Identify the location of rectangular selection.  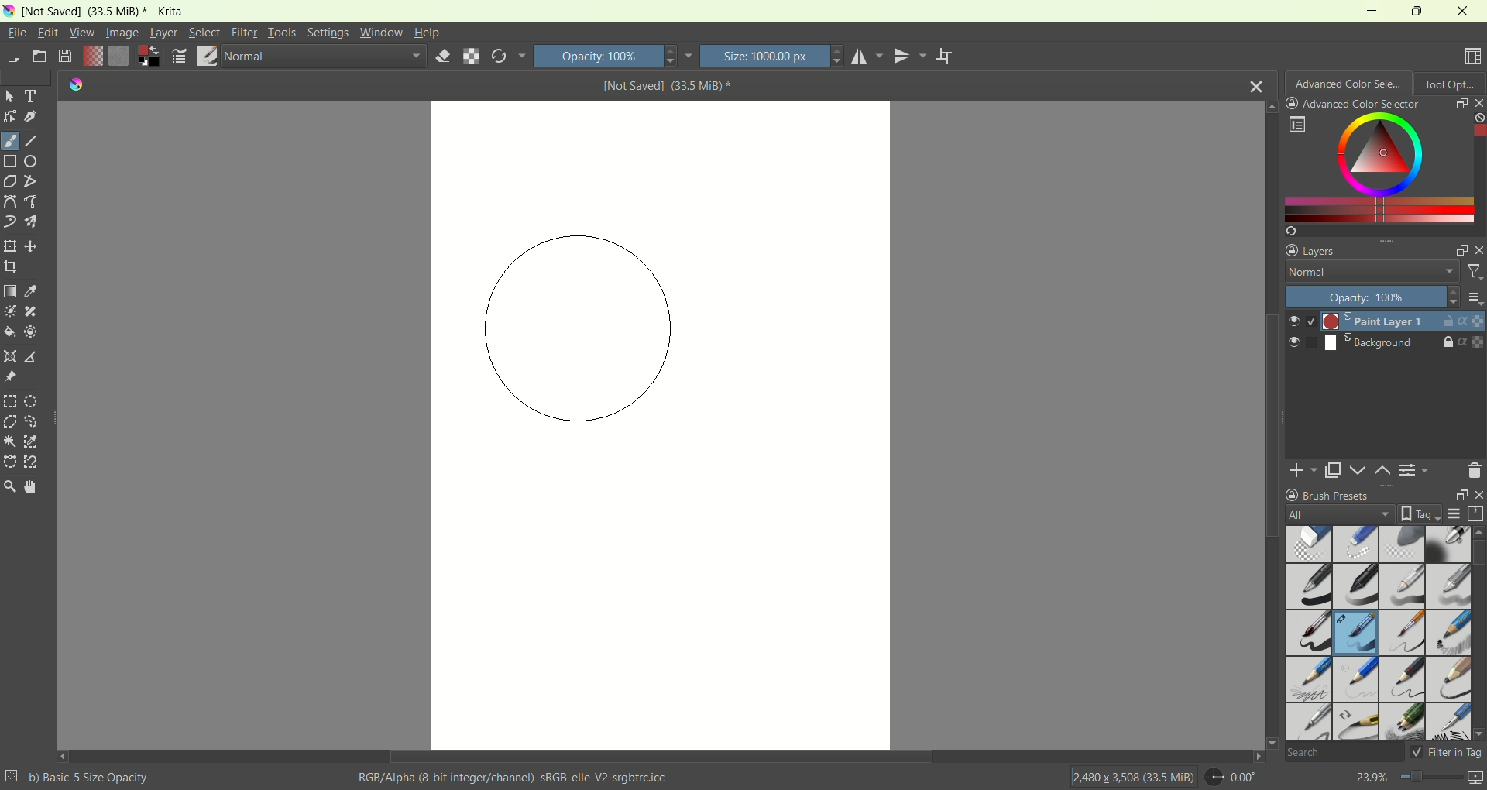
(10, 401).